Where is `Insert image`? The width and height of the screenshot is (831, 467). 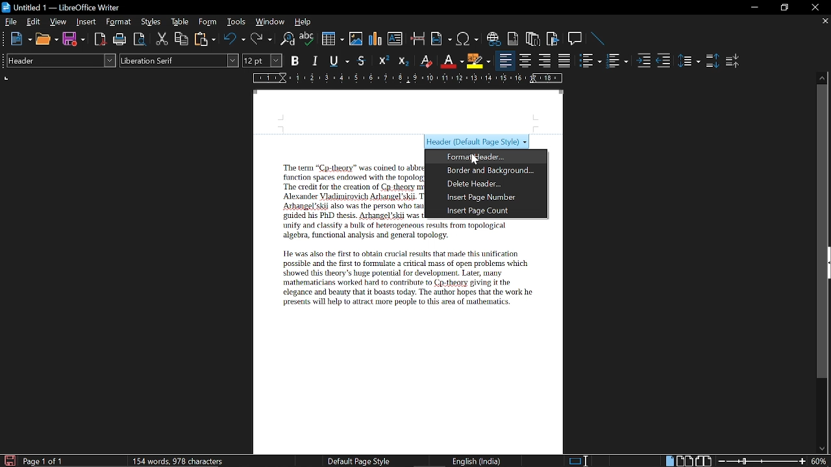 Insert image is located at coordinates (357, 38).